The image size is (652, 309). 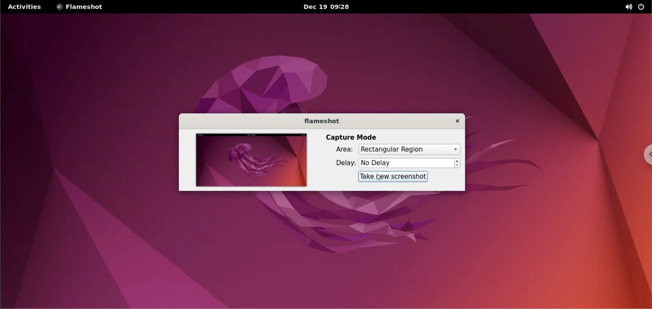 What do you see at coordinates (643, 7) in the screenshot?
I see `power button` at bounding box center [643, 7].